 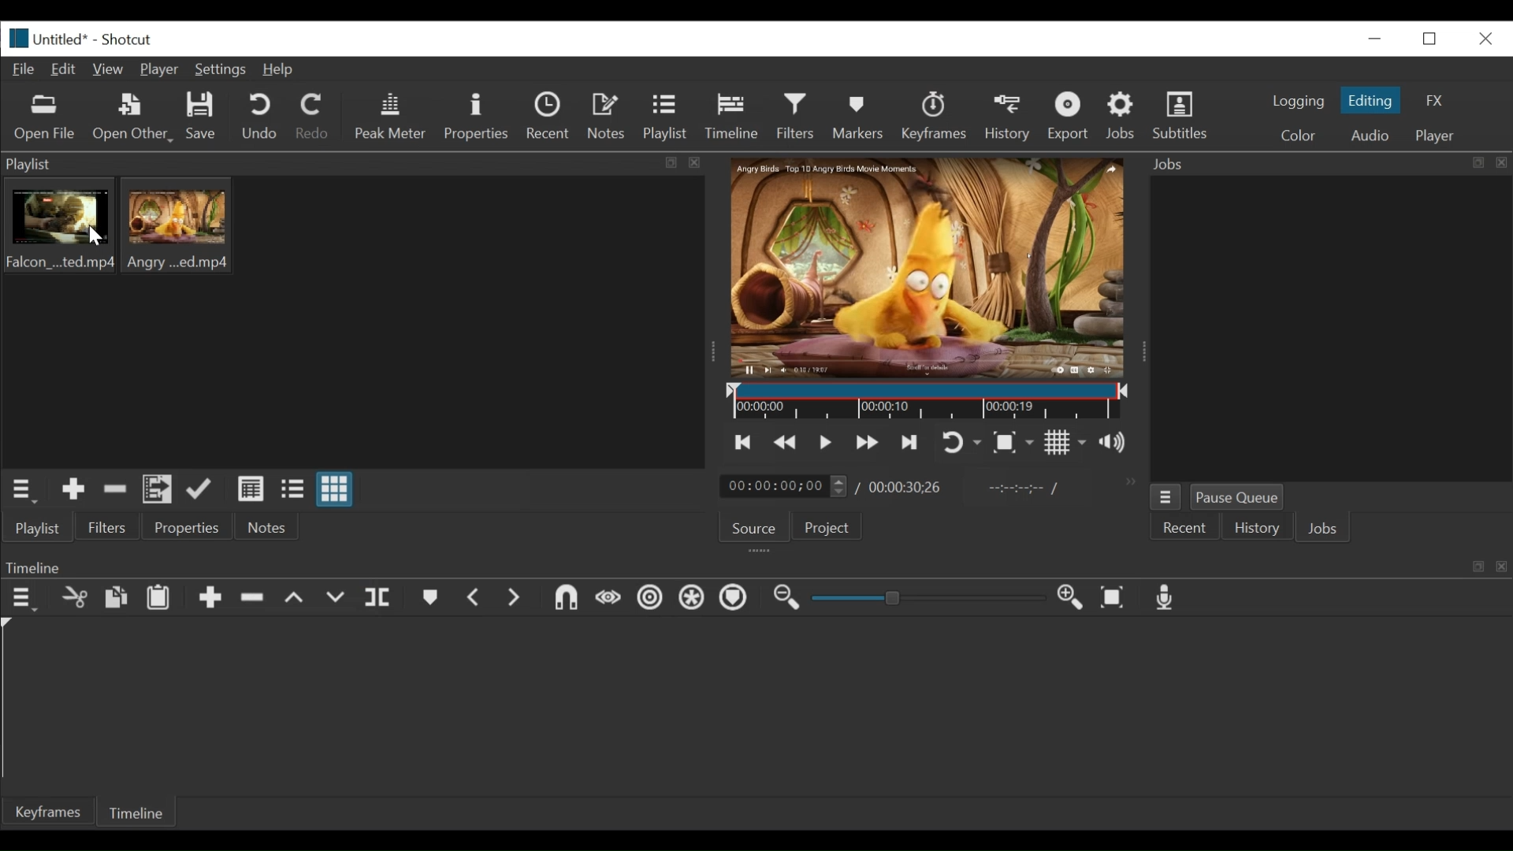 What do you see at coordinates (1318, 162) in the screenshot?
I see `Jobs menu` at bounding box center [1318, 162].